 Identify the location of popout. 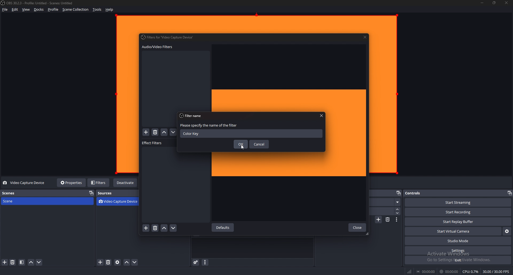
(398, 194).